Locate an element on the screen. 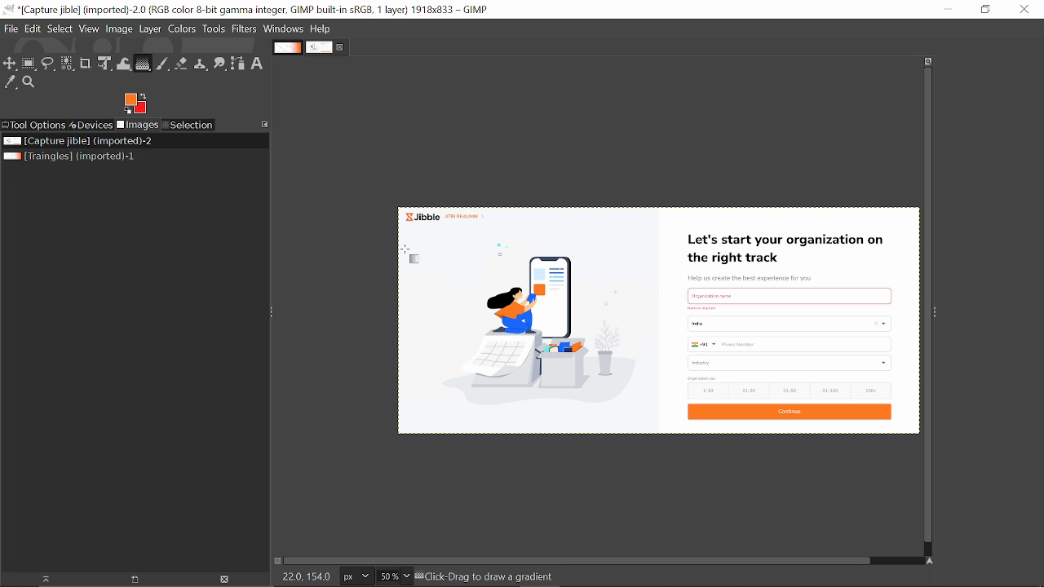 The height and width of the screenshot is (587, 1044). Other file is located at coordinates (72, 157).